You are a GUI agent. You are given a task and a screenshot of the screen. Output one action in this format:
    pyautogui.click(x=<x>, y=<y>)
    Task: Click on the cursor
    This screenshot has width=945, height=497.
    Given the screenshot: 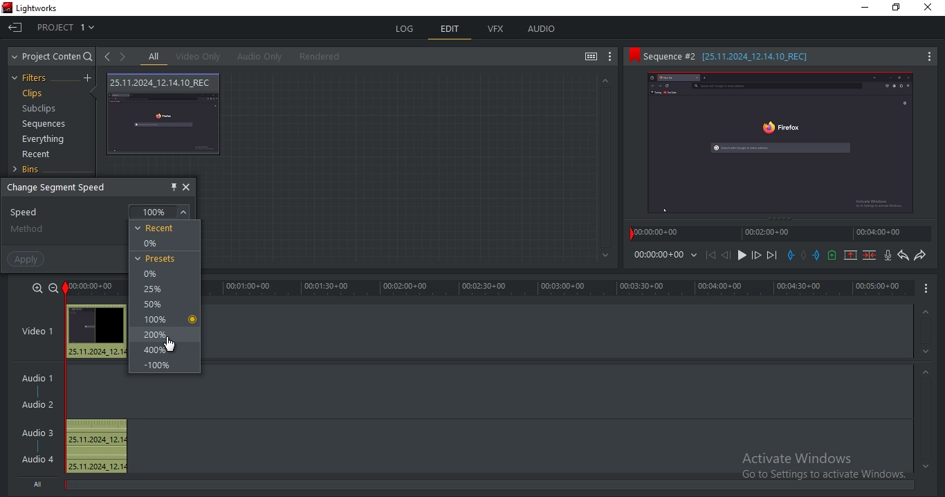 What is the action you would take?
    pyautogui.click(x=169, y=345)
    